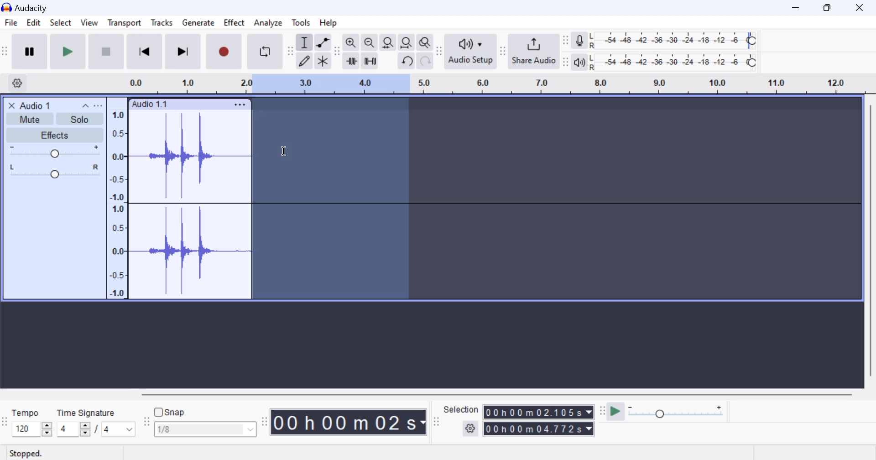 This screenshot has height=460, width=876. I want to click on redo, so click(425, 61).